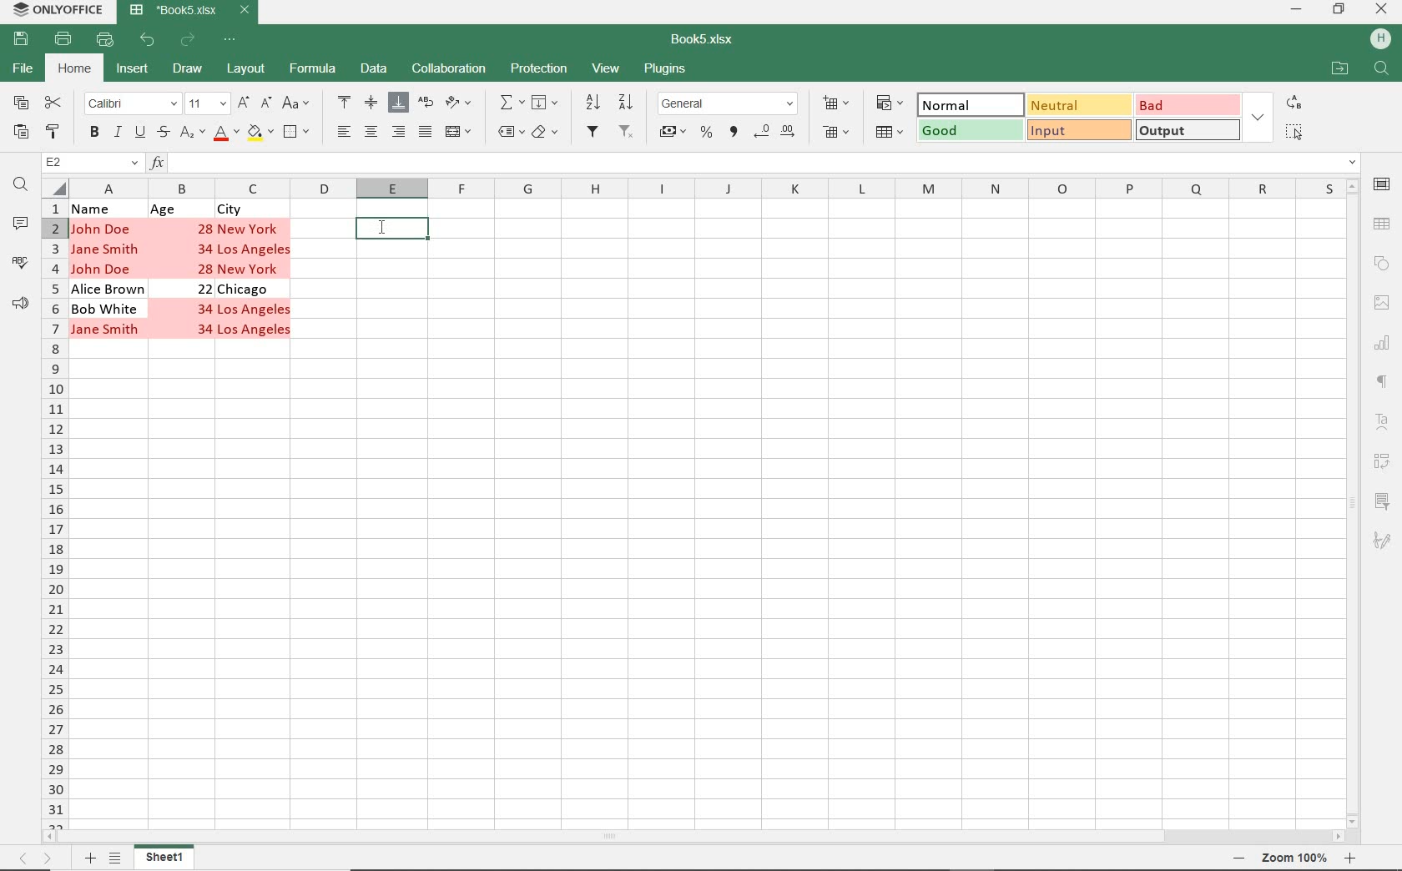 This screenshot has height=871, width=1402. What do you see at coordinates (92, 163) in the screenshot?
I see `NAME MANAGER` at bounding box center [92, 163].